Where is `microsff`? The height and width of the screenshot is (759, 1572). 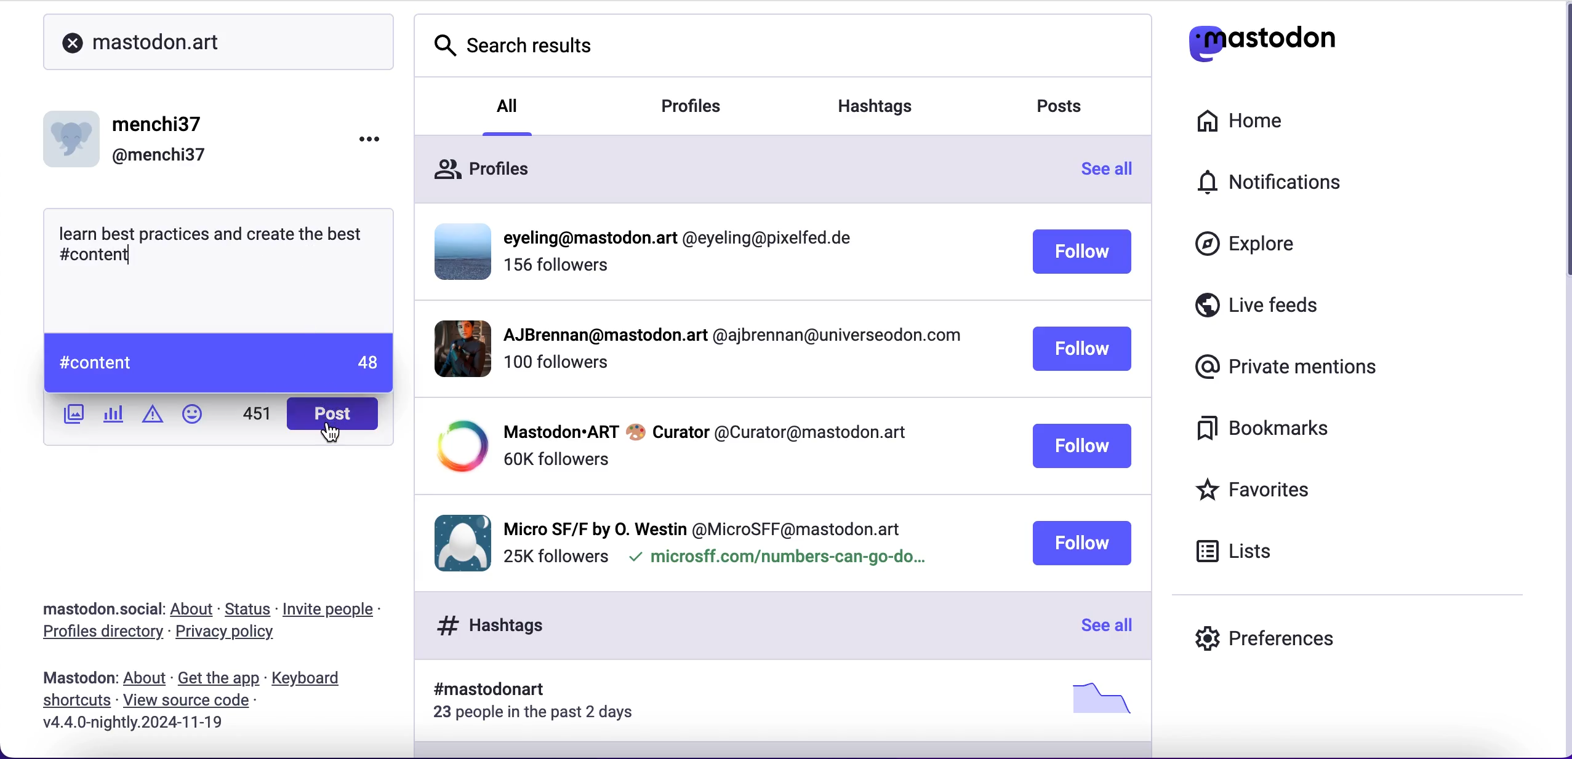
microsff is located at coordinates (776, 560).